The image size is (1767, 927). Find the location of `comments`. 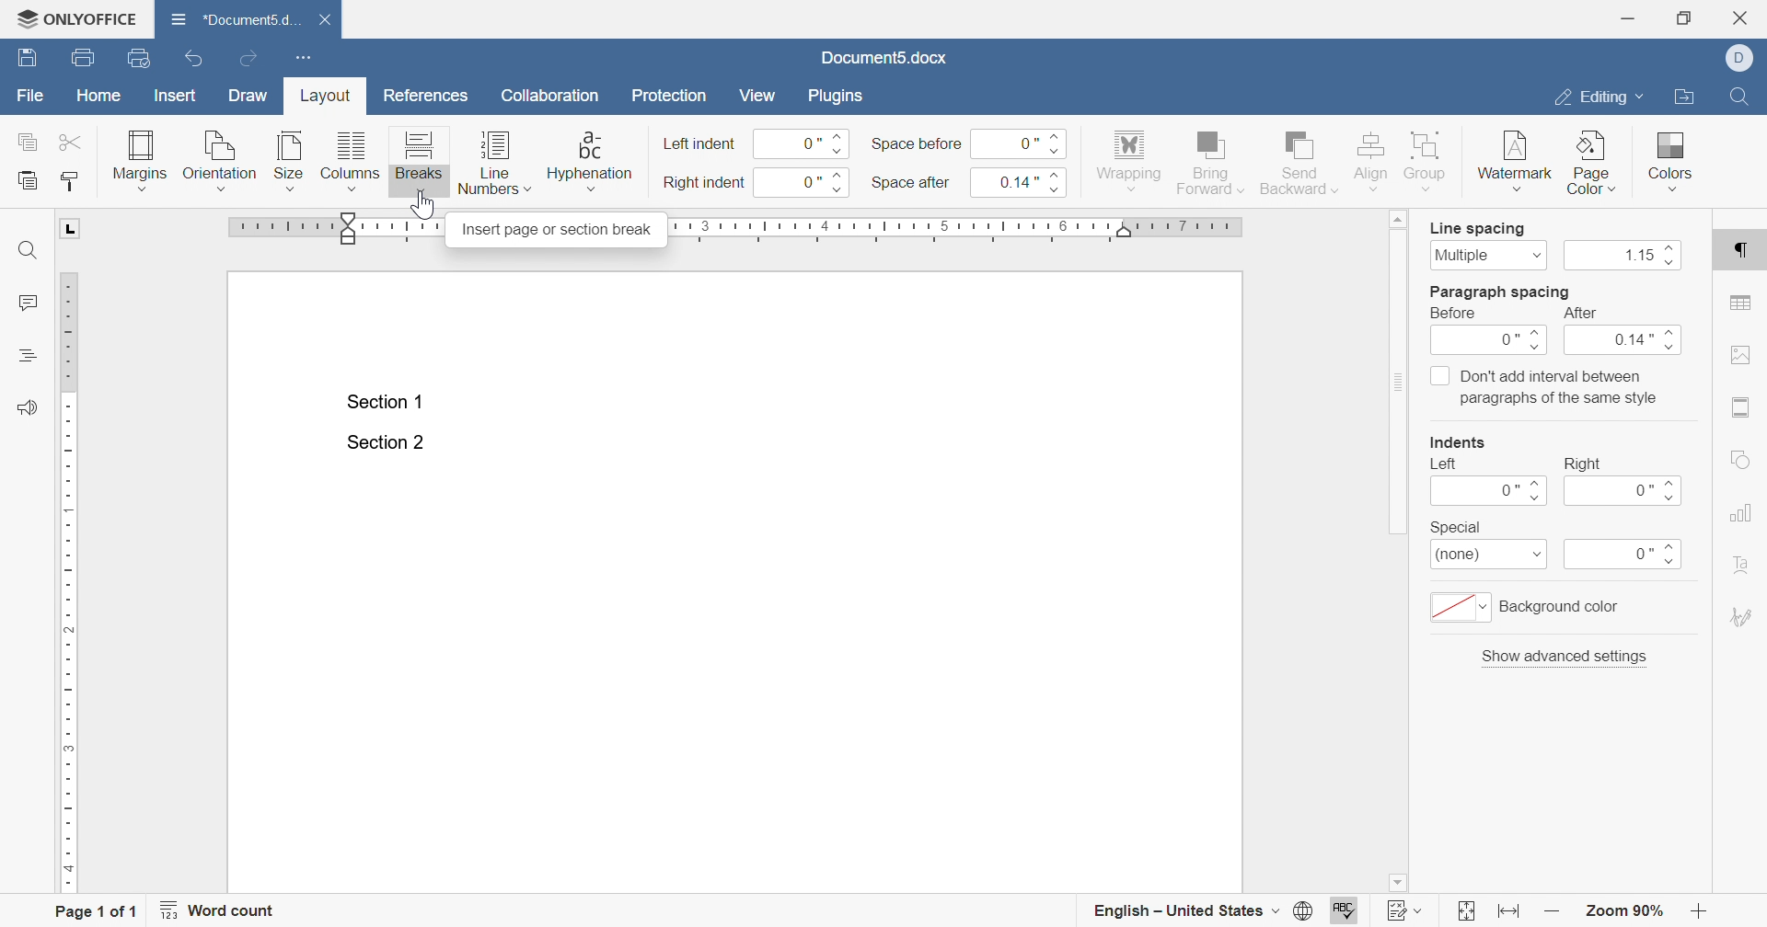

comments is located at coordinates (28, 303).